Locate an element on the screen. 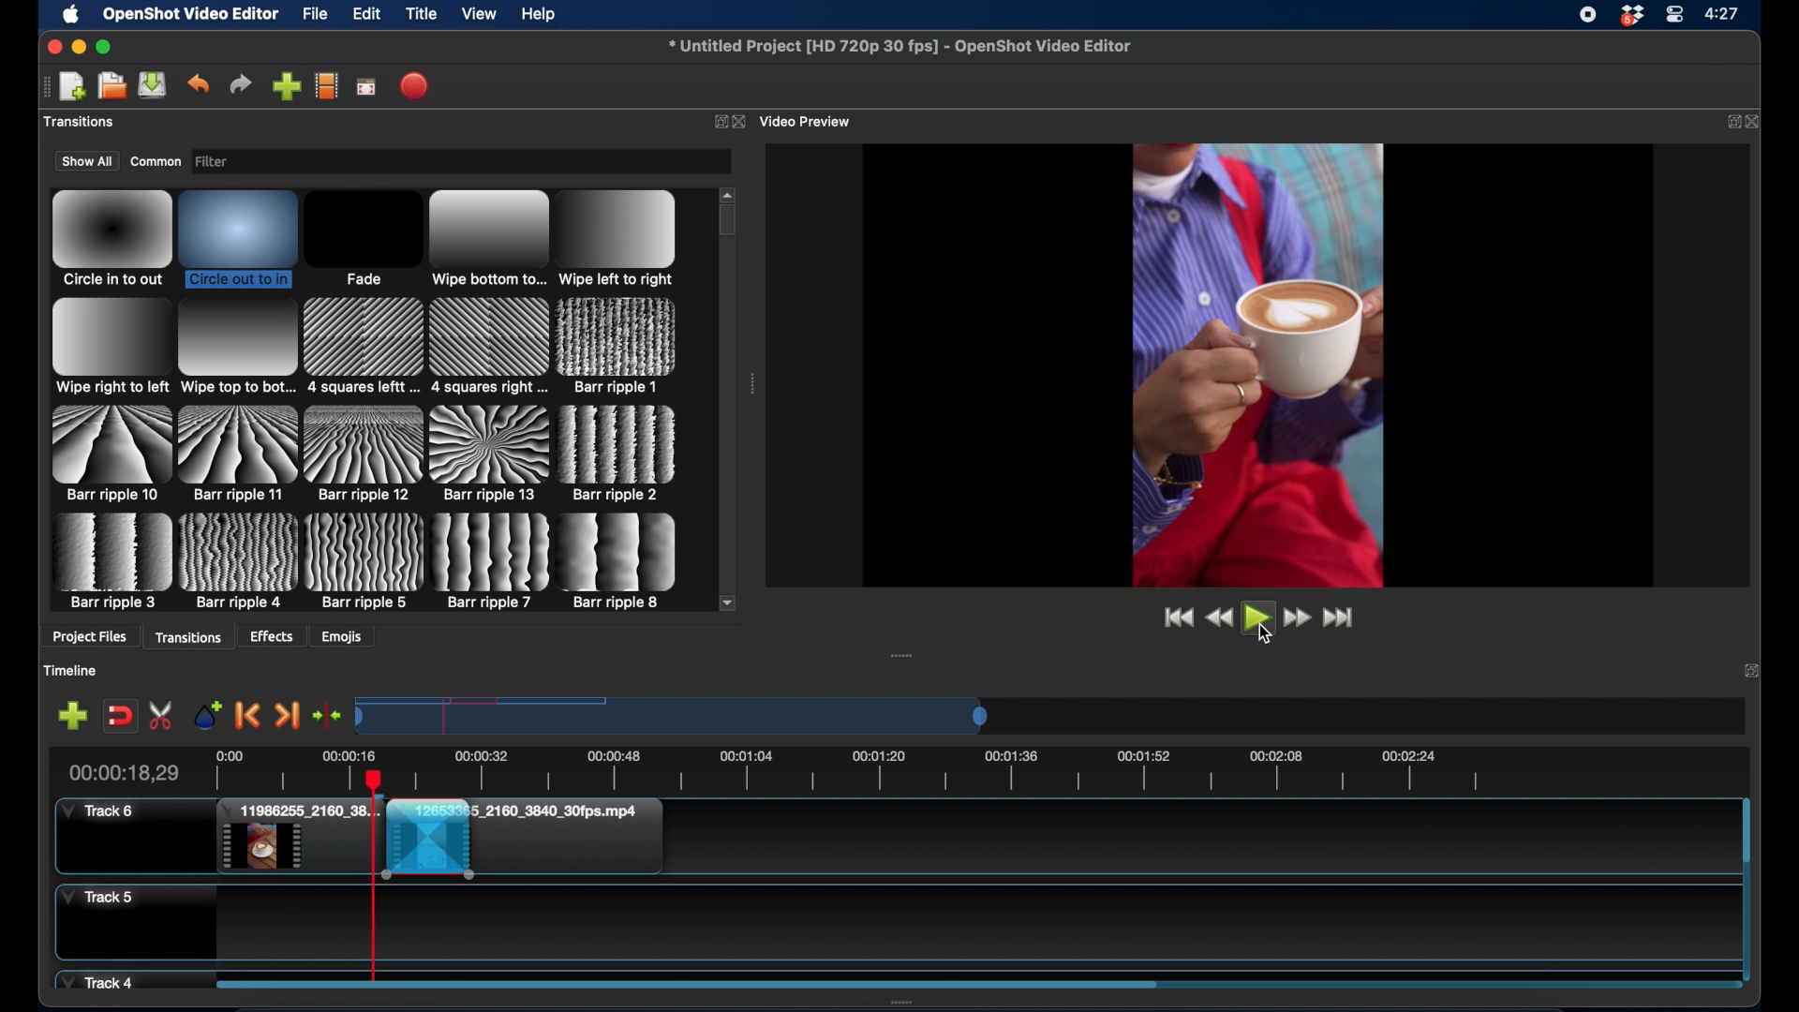 Image resolution: width=1799 pixels, height=1012 pixels. disable snapping is located at coordinates (120, 714).